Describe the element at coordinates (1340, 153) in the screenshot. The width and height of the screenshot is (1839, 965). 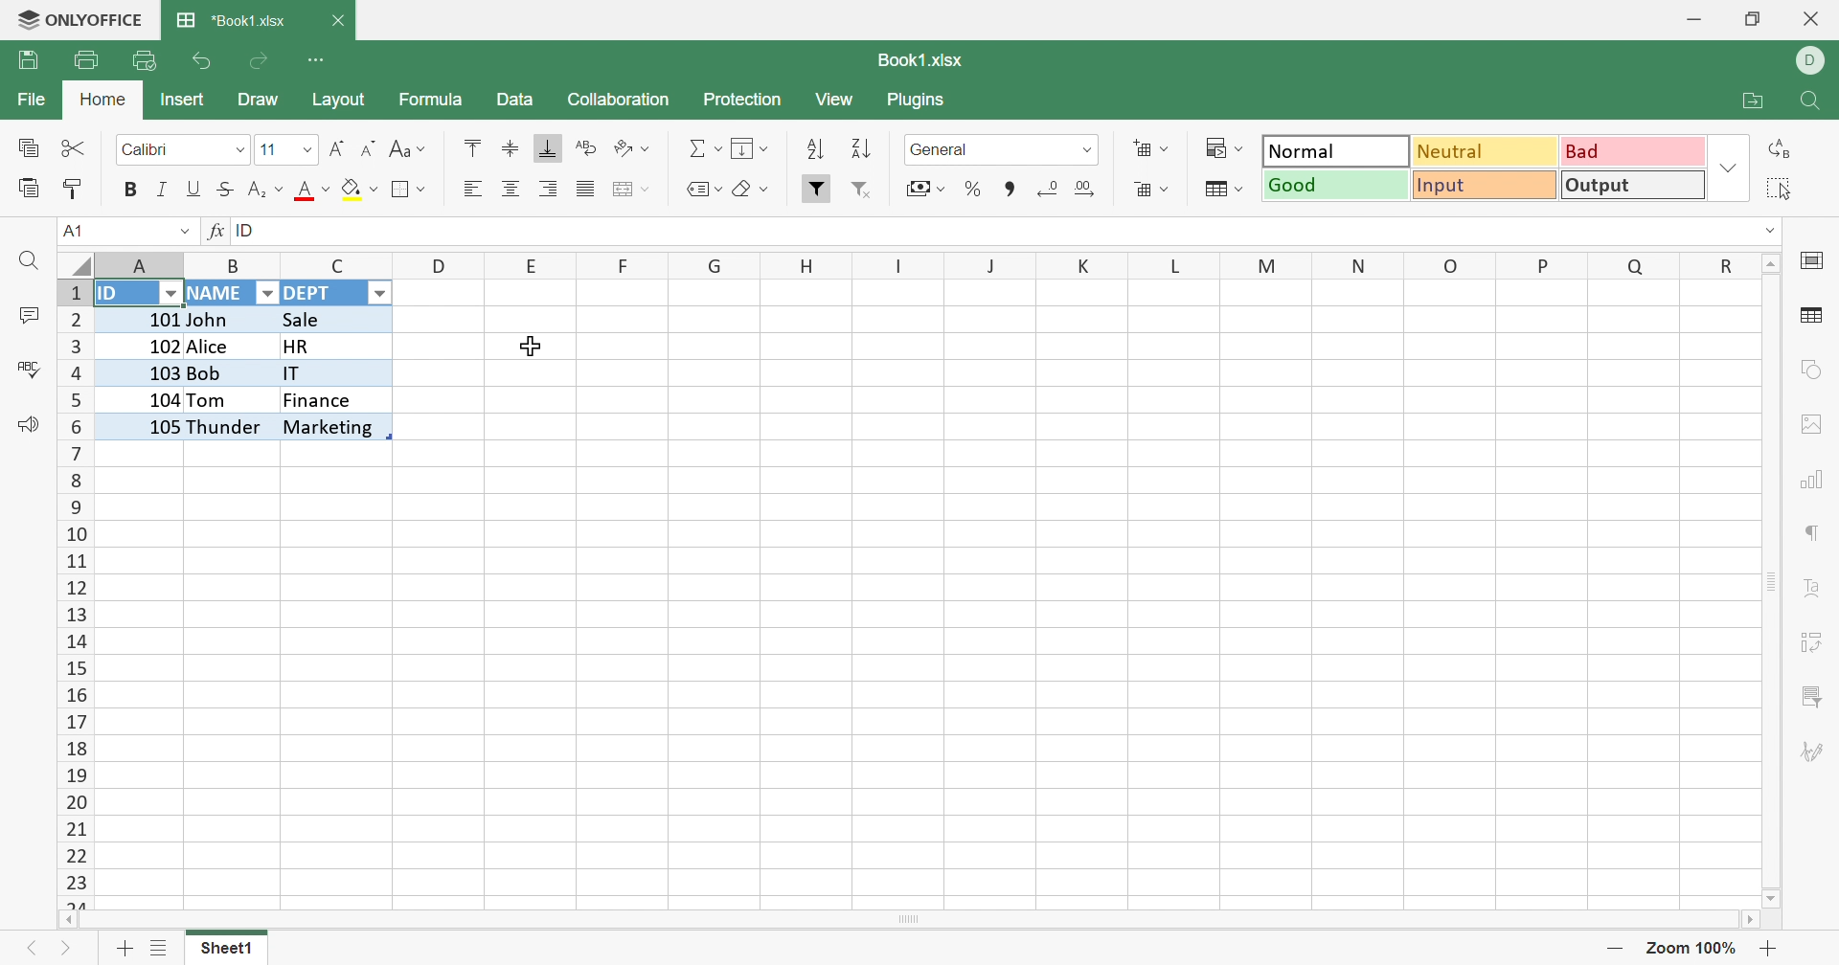
I see `Normal` at that location.